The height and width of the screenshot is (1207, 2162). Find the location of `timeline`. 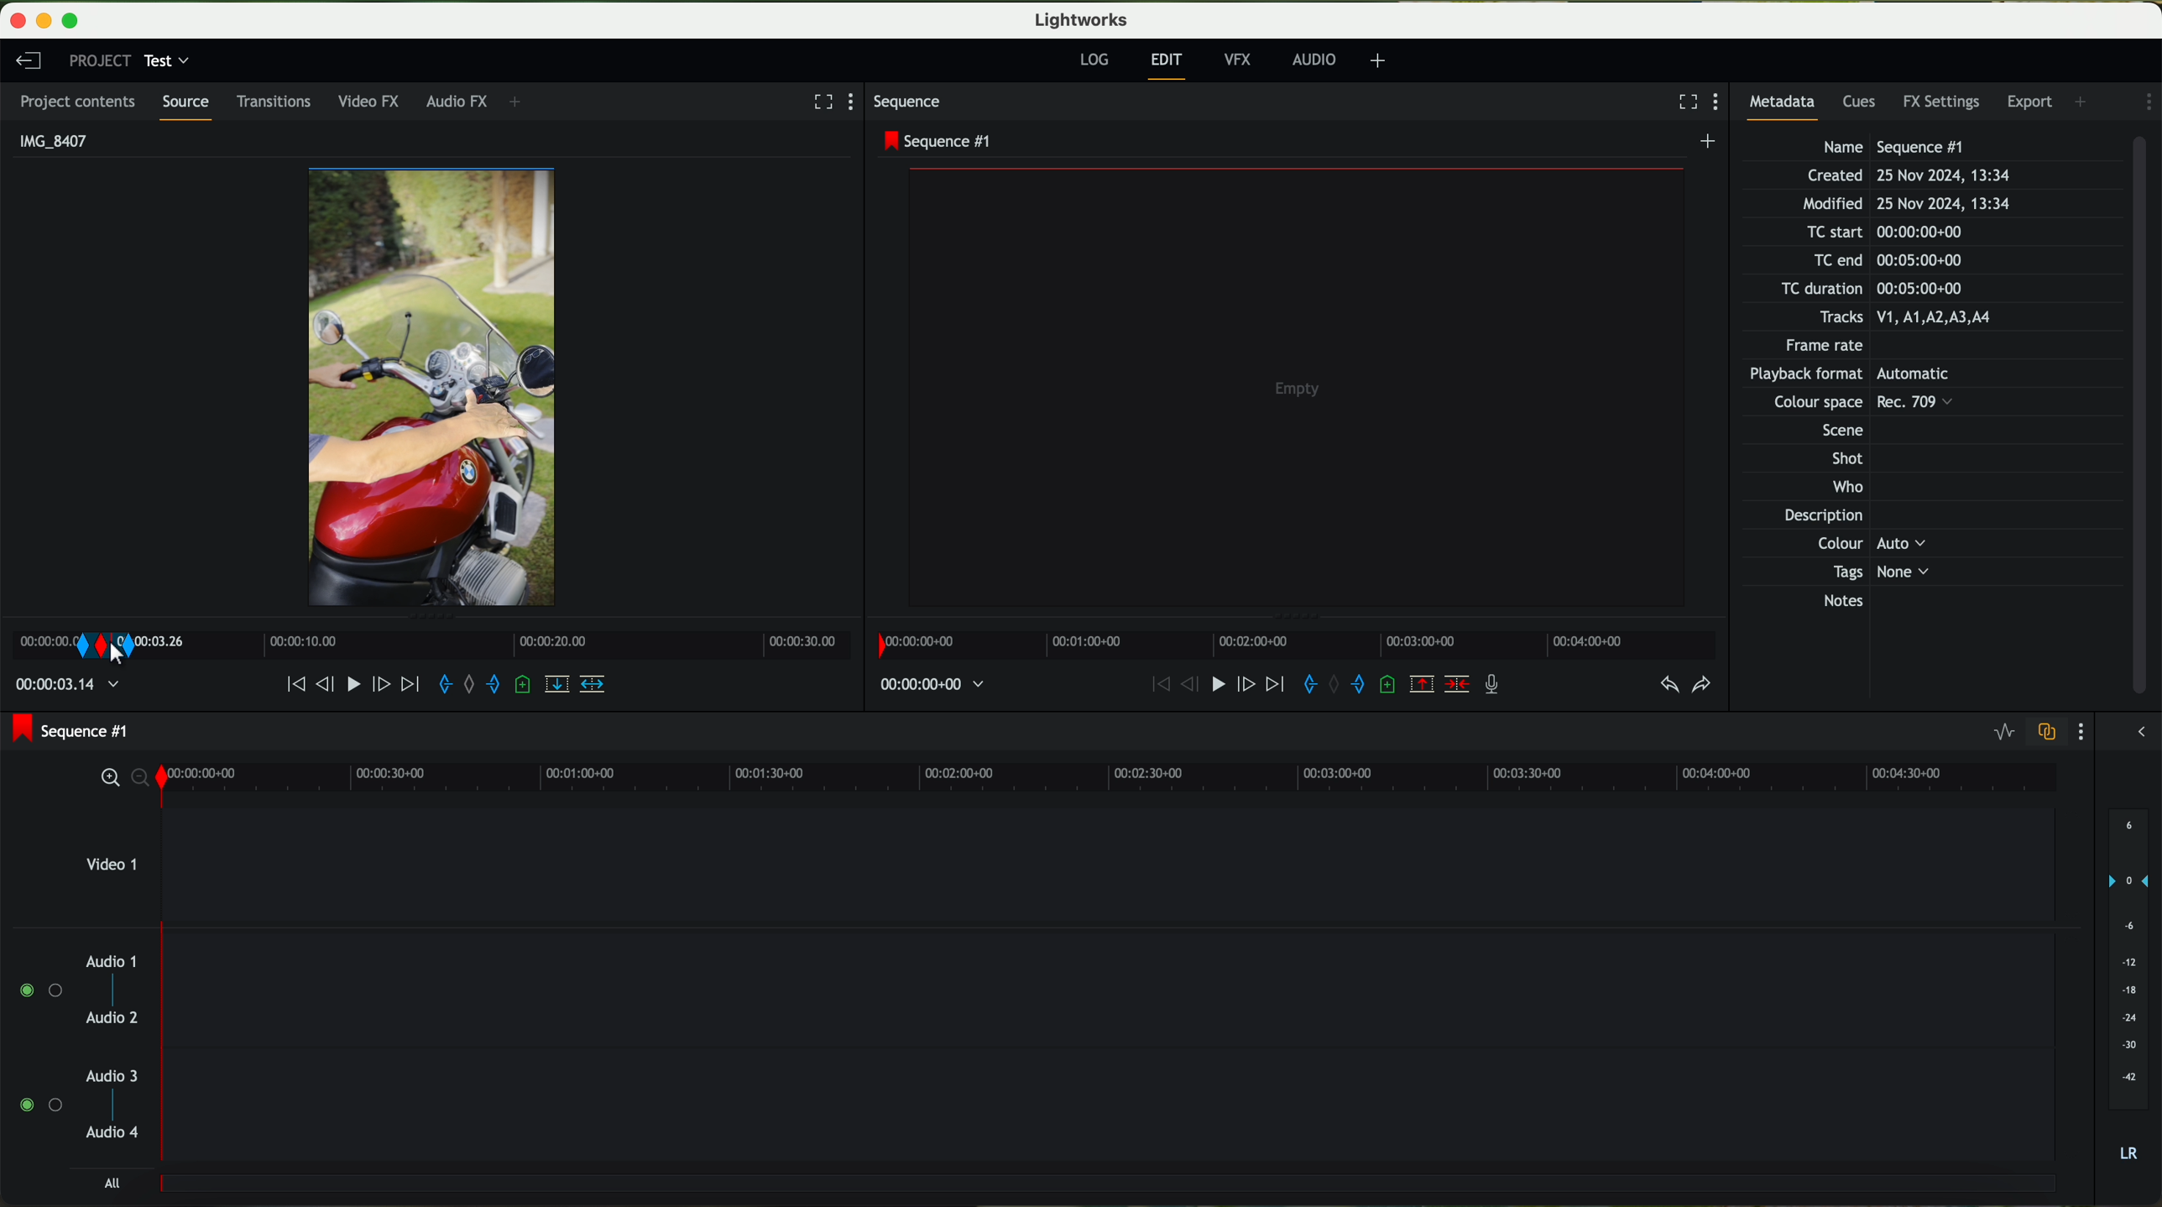

timeline is located at coordinates (1295, 645).